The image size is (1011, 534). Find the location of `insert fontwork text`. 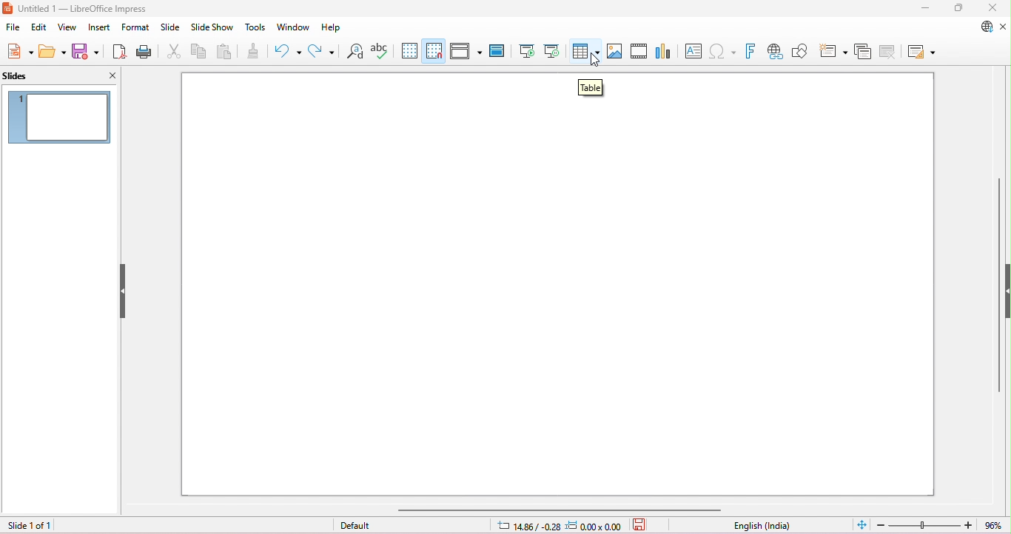

insert fontwork text is located at coordinates (753, 51).